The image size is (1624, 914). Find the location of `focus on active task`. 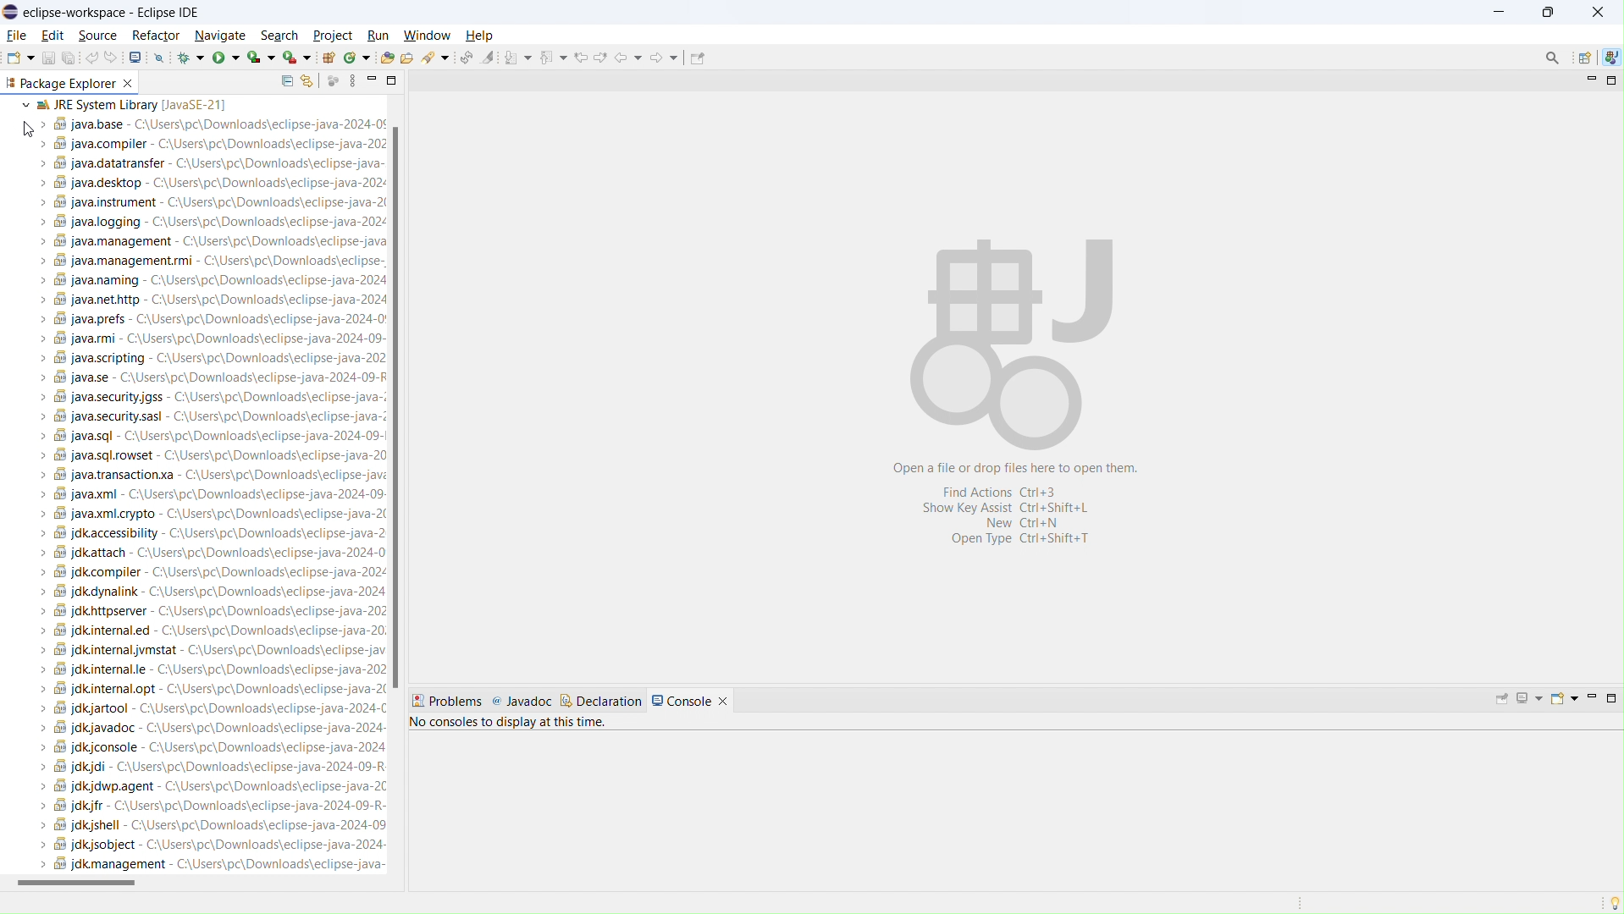

focus on active task is located at coordinates (332, 80).